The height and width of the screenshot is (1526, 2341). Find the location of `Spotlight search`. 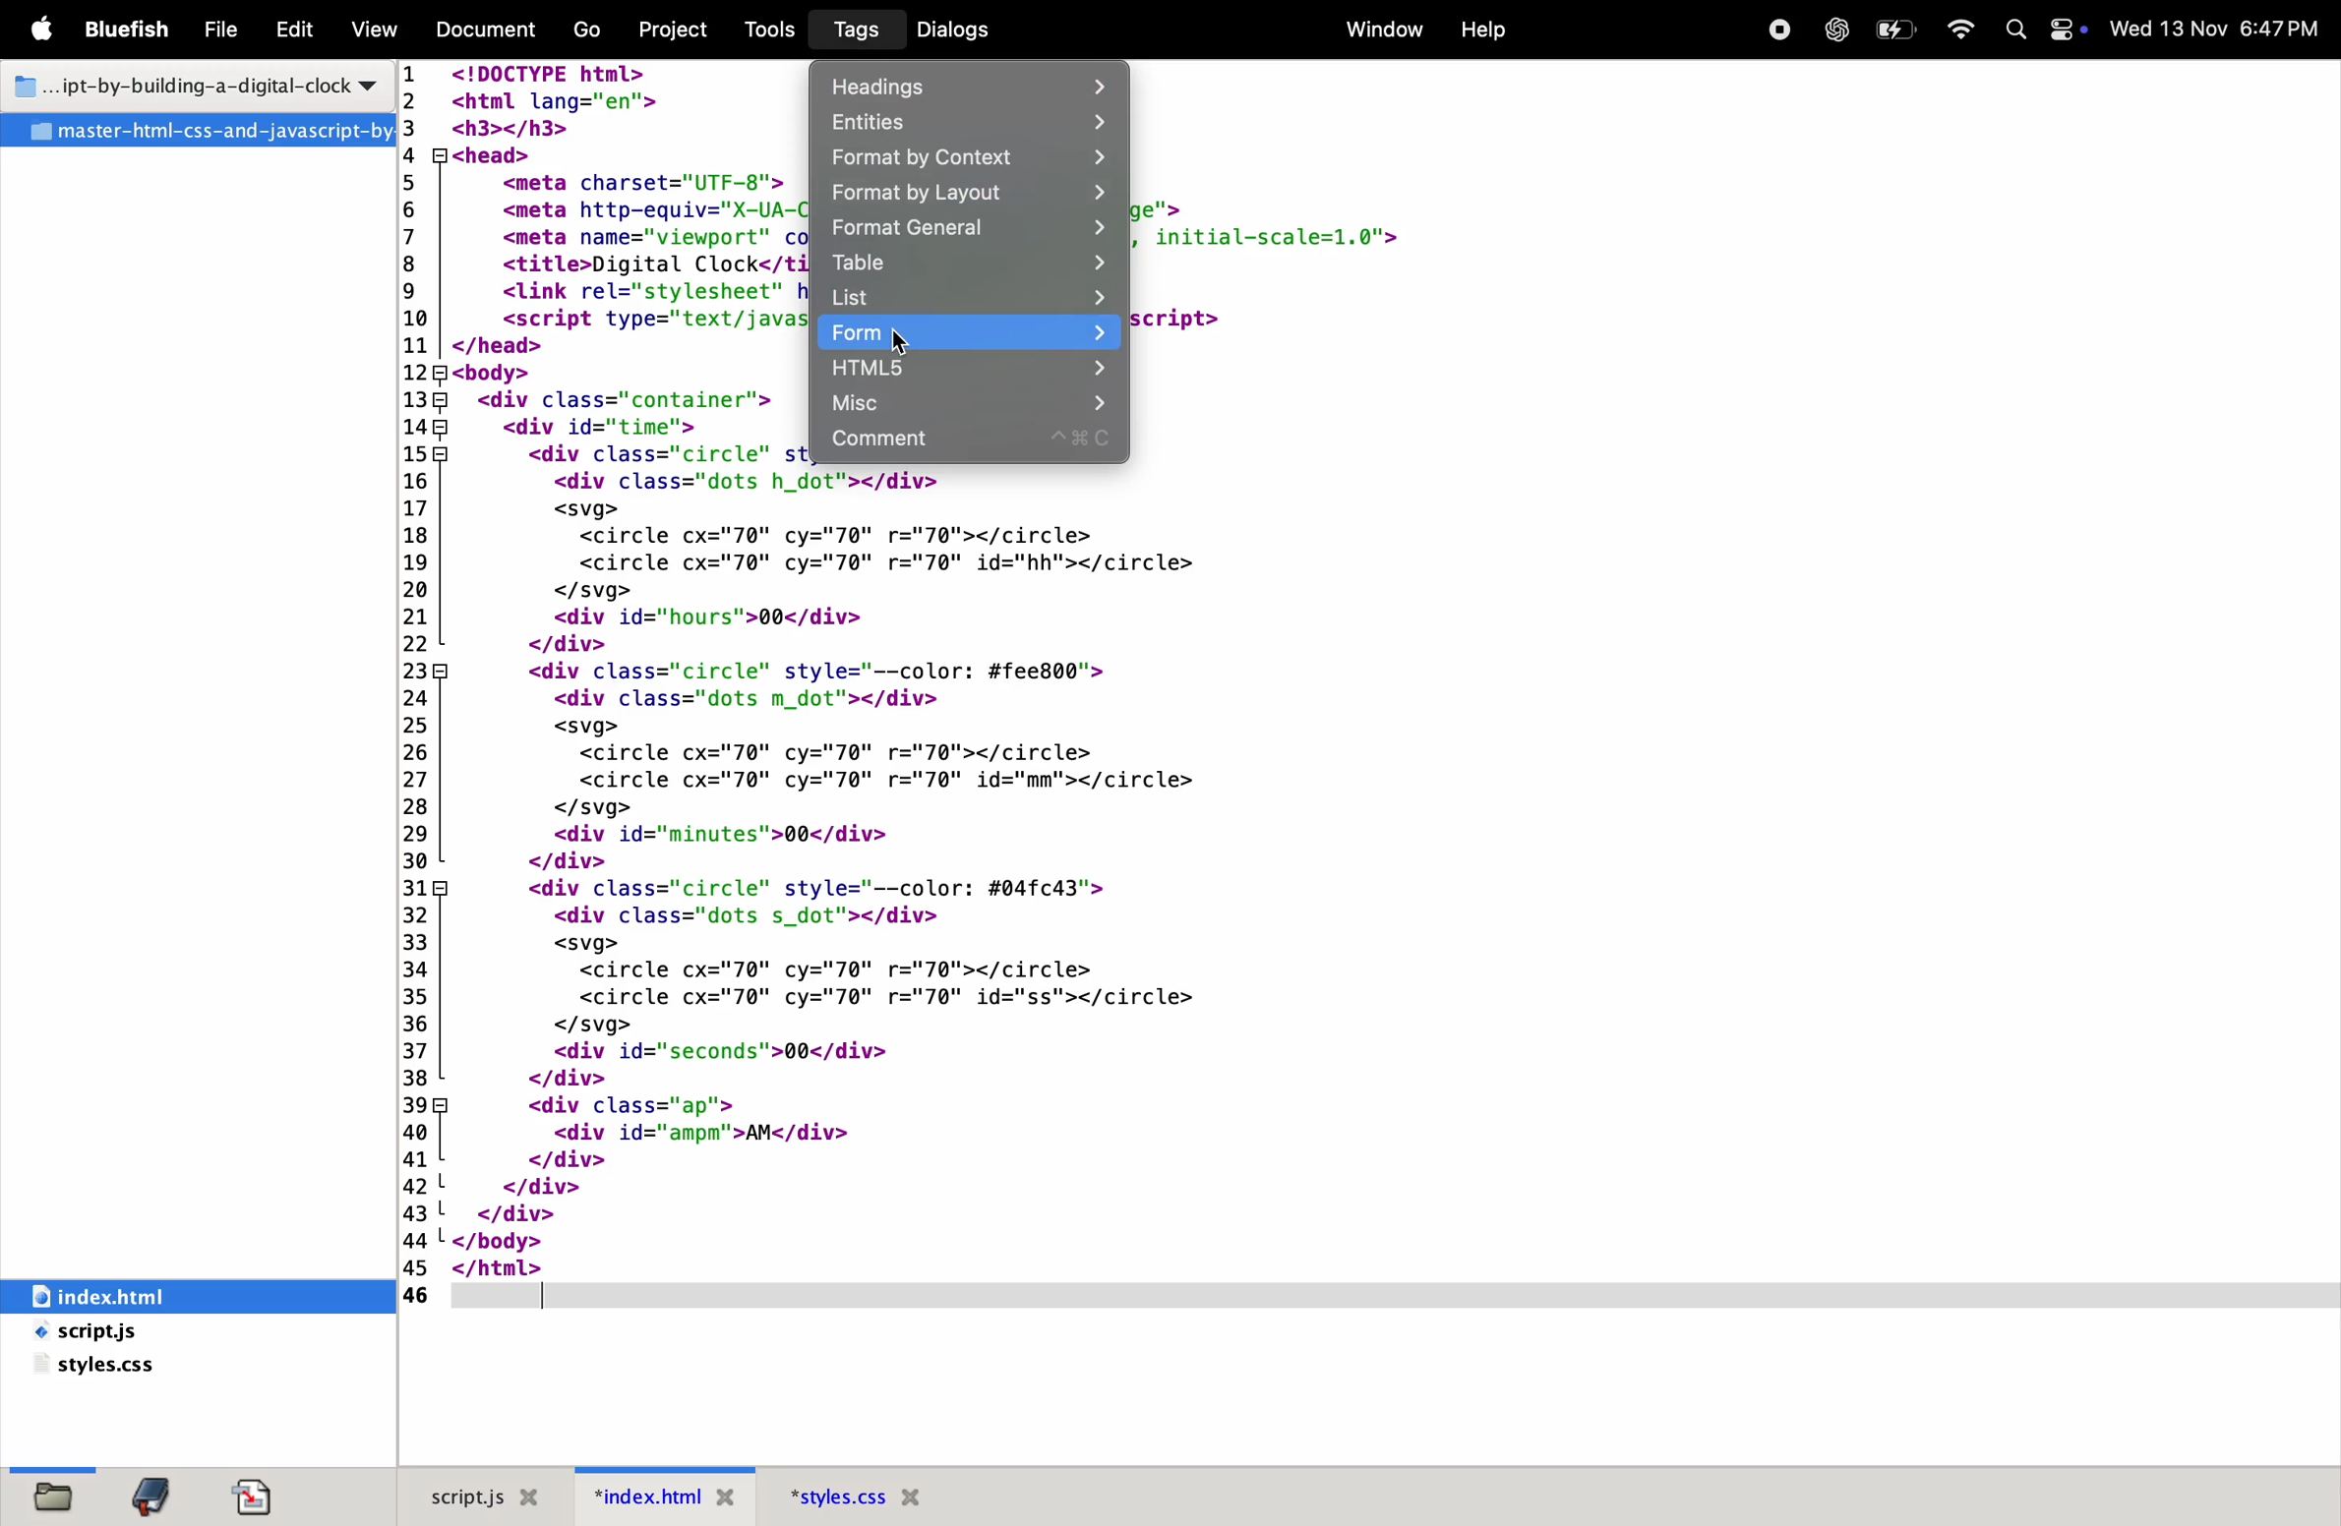

Spotlight search is located at coordinates (2017, 29).